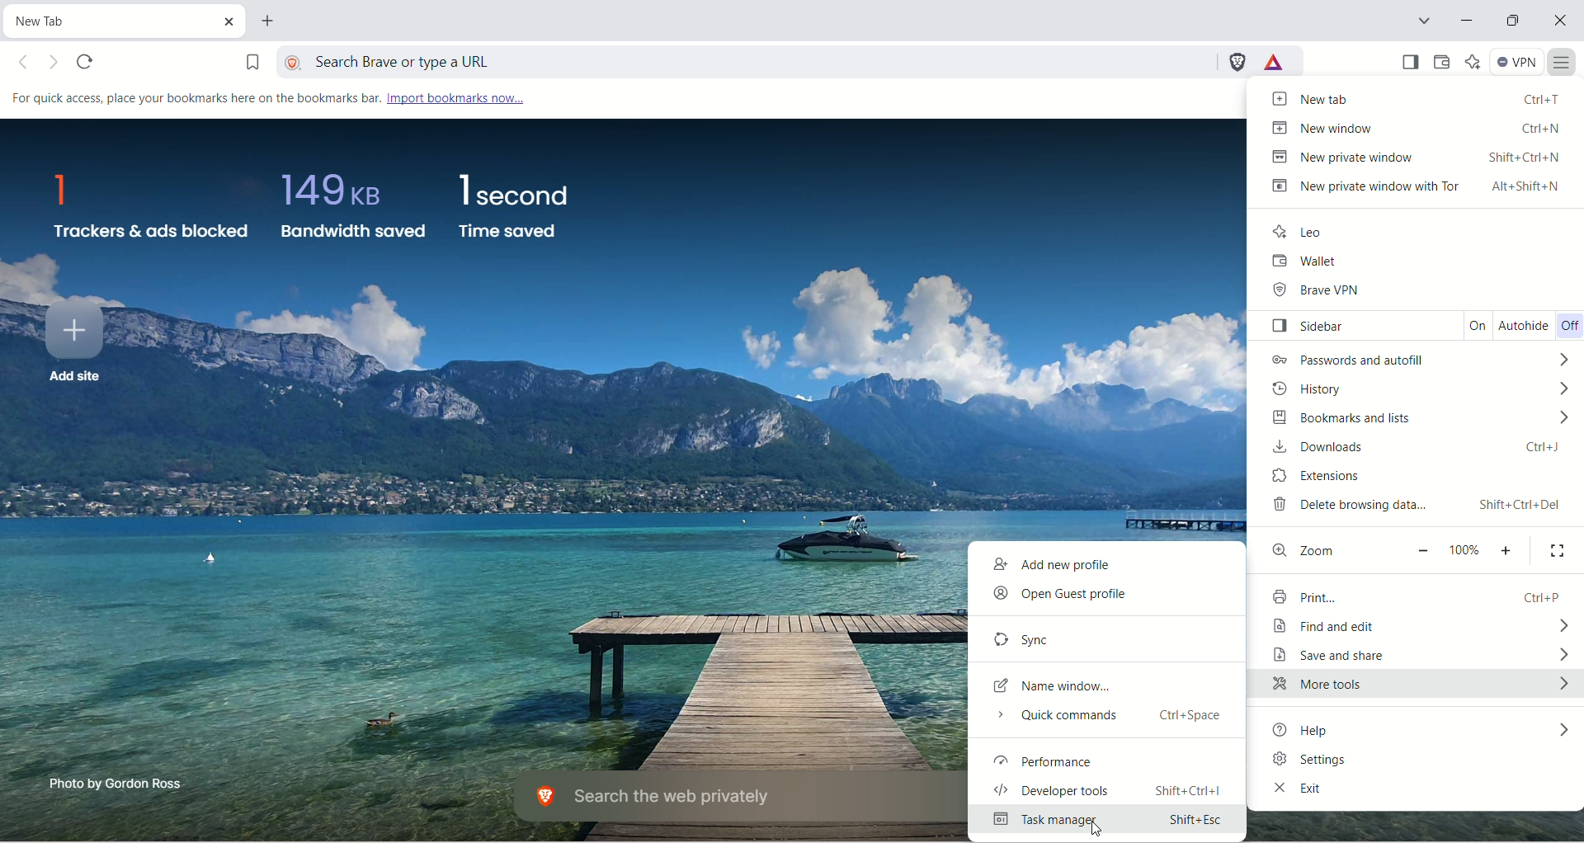  Describe the element at coordinates (191, 99) in the screenshot. I see `For quick access, place your bookmarks here on the bookmarks bar` at that location.